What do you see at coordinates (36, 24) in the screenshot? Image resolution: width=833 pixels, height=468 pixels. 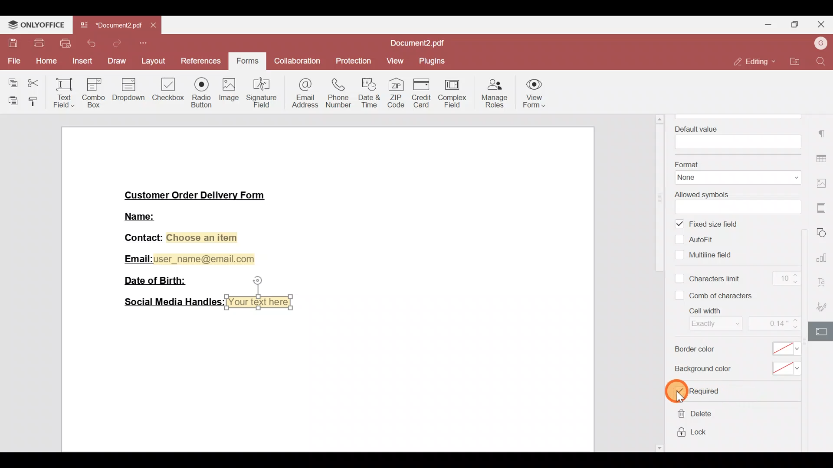 I see `ONLYOFFICE` at bounding box center [36, 24].